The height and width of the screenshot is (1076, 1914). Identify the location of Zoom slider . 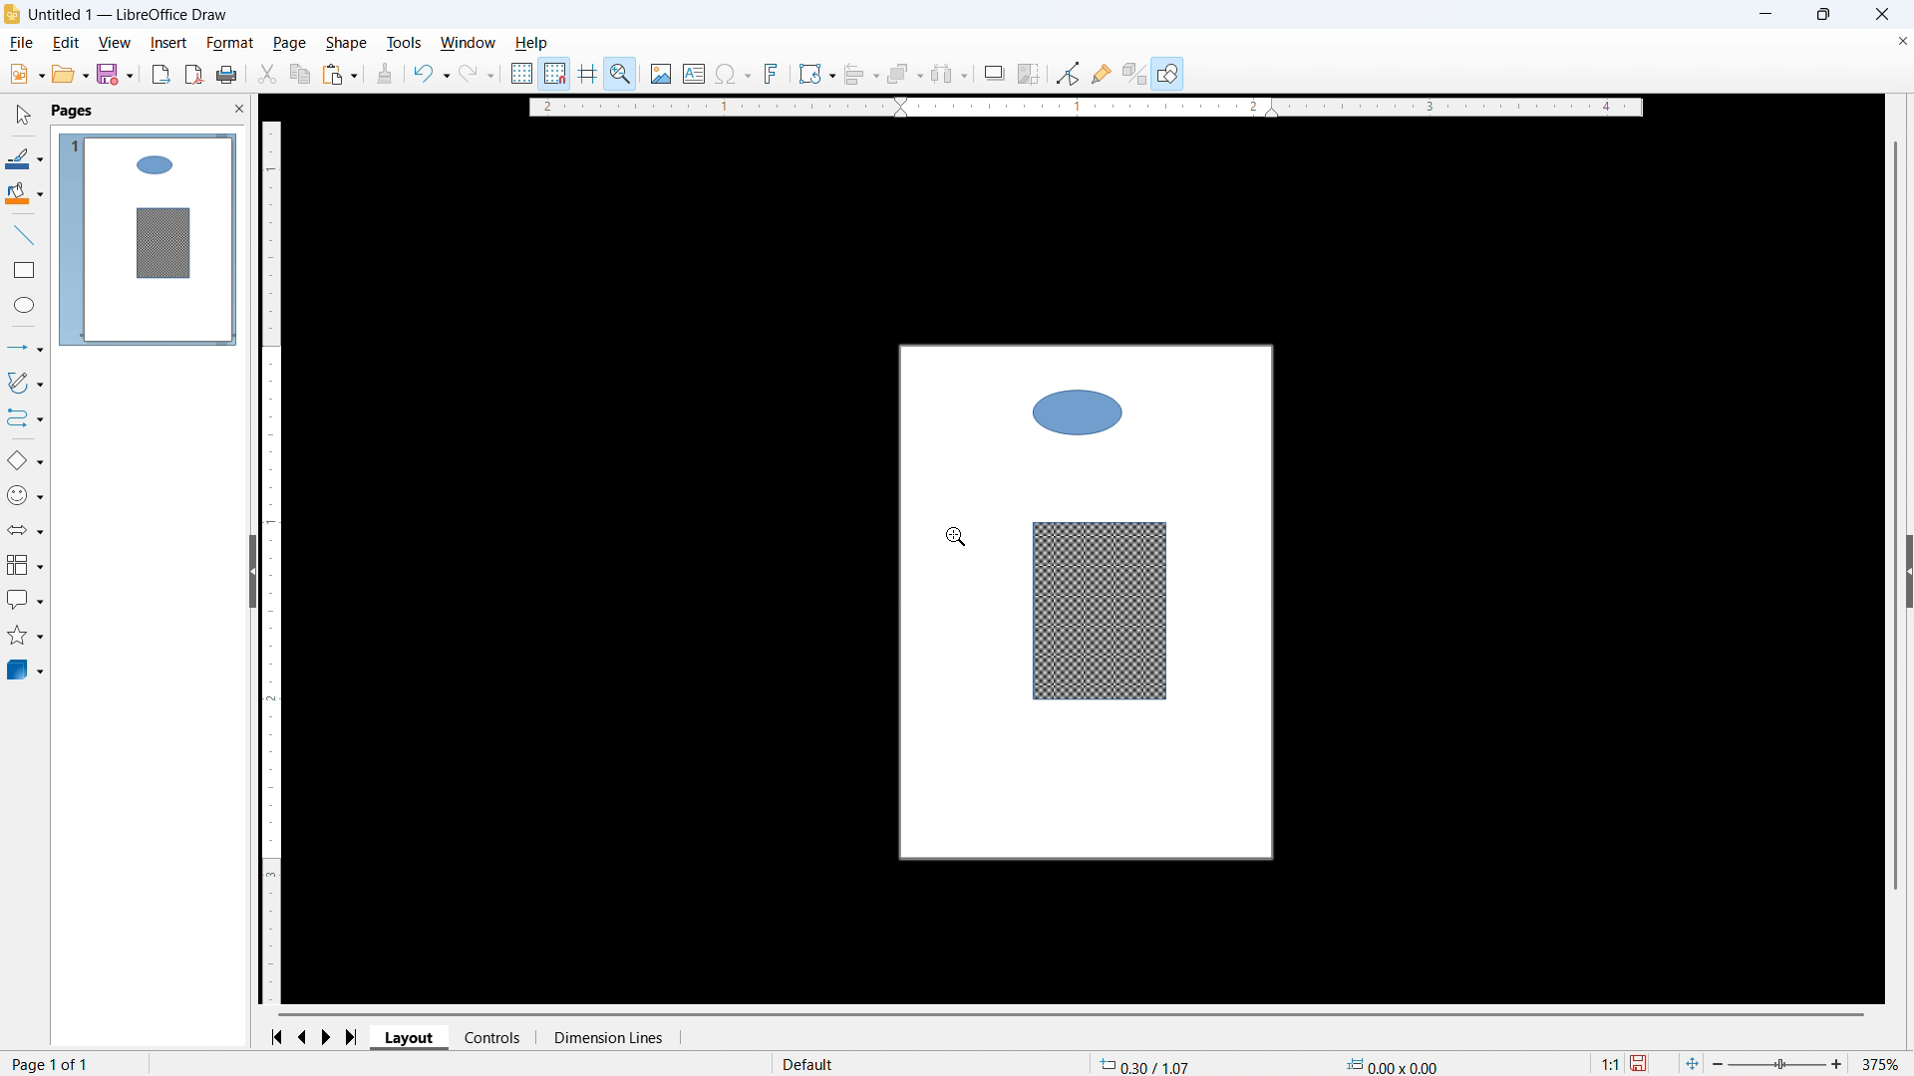
(1779, 1065).